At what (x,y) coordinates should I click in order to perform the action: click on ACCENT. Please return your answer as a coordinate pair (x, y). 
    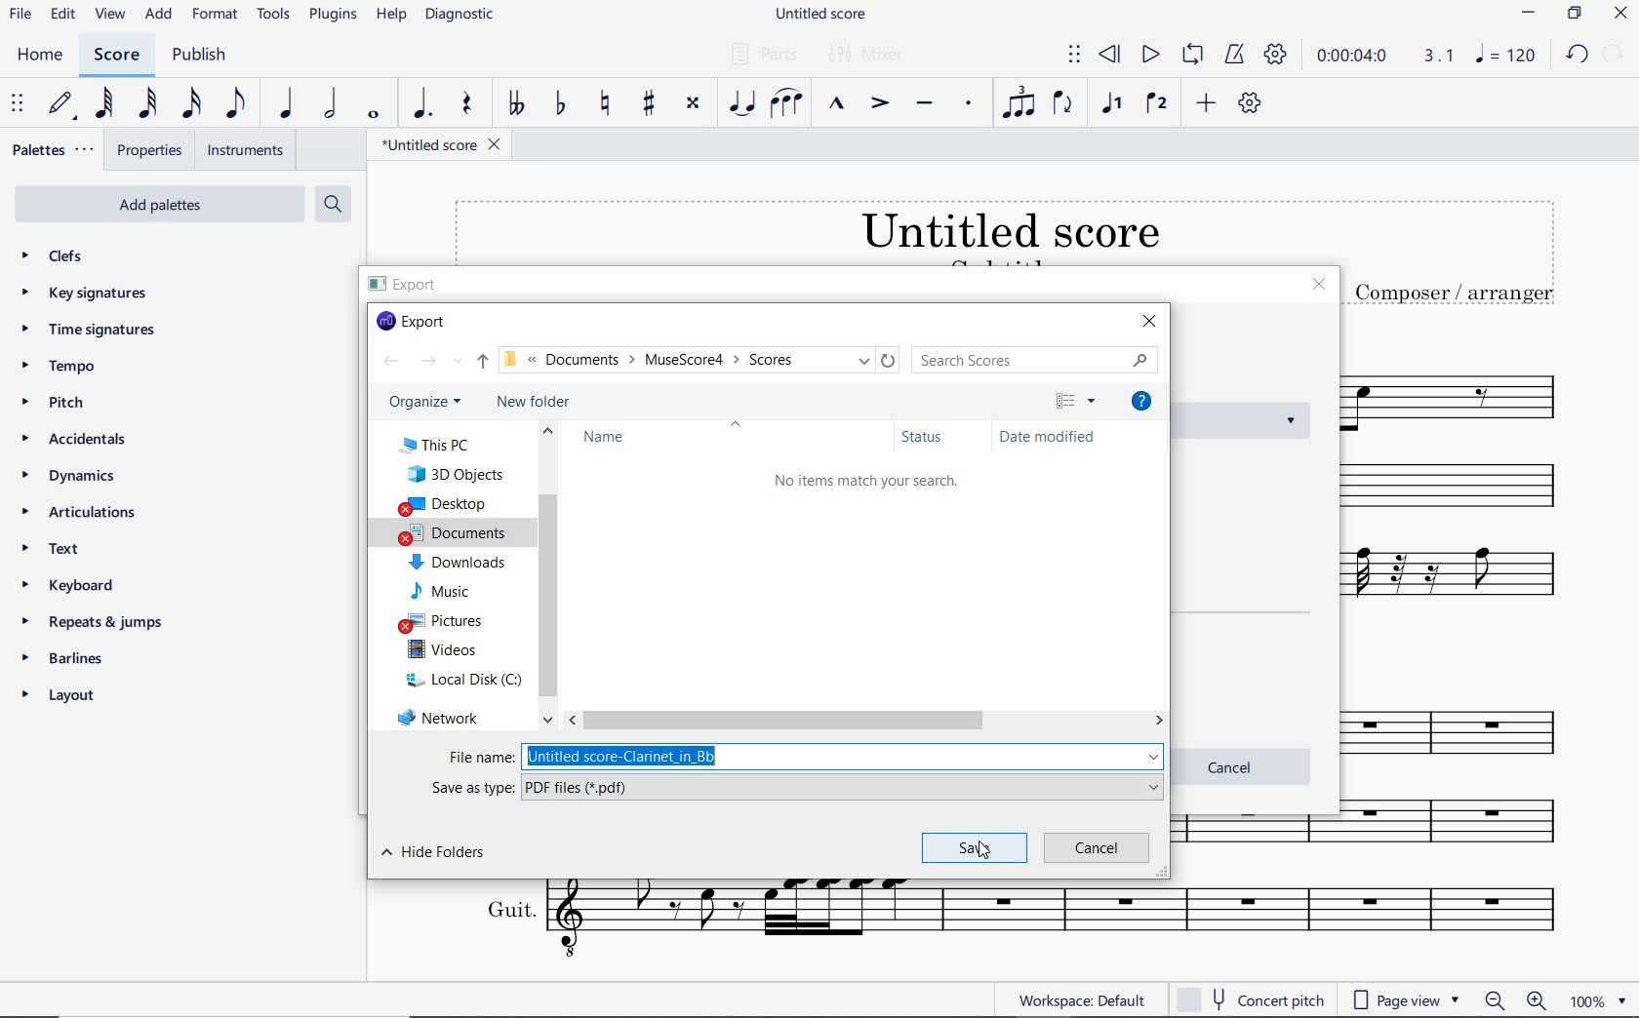
    Looking at the image, I should click on (879, 101).